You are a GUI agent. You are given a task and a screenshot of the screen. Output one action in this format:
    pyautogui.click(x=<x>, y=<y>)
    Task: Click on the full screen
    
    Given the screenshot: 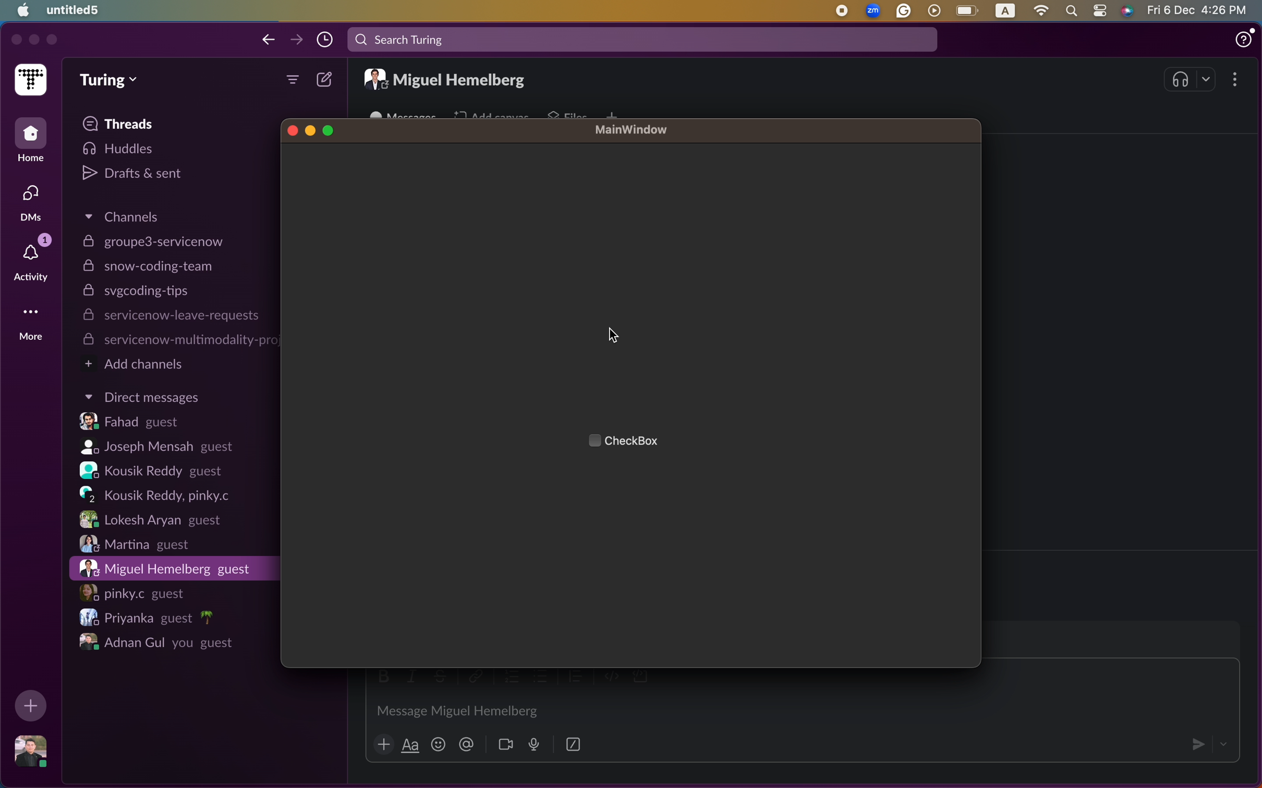 What is the action you would take?
    pyautogui.click(x=329, y=130)
    